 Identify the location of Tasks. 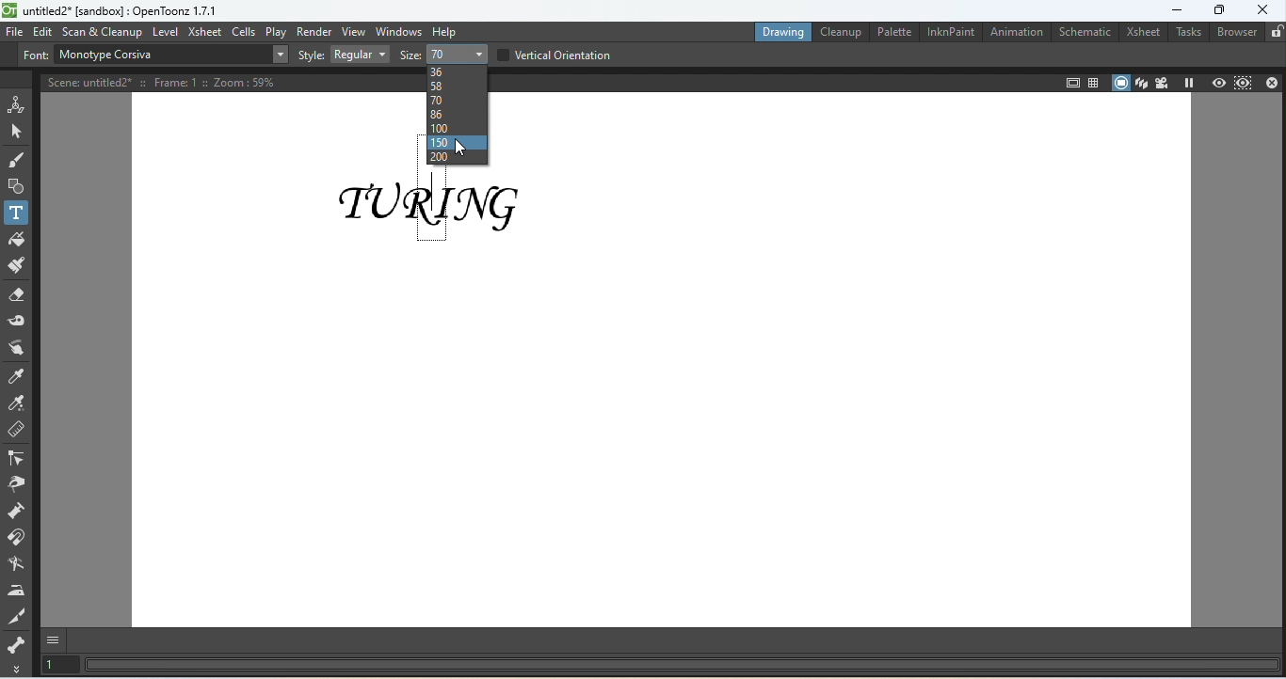
(1186, 33).